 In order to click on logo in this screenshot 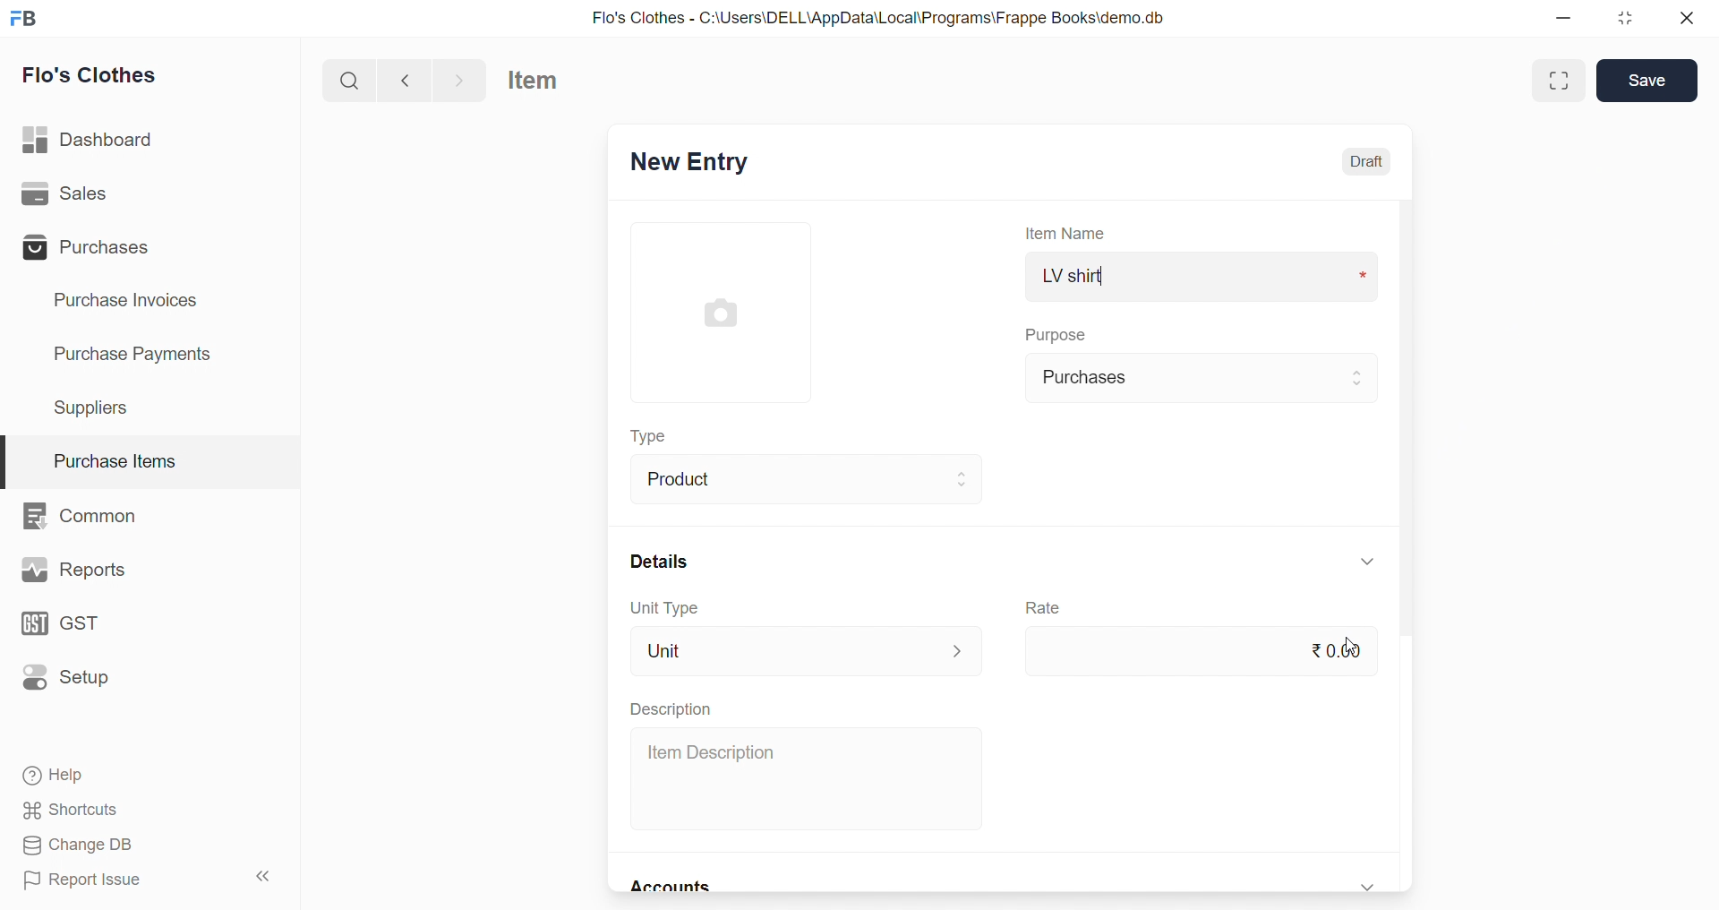, I will do `click(23, 19)`.